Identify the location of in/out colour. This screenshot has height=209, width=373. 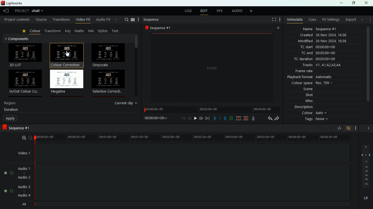
(26, 81).